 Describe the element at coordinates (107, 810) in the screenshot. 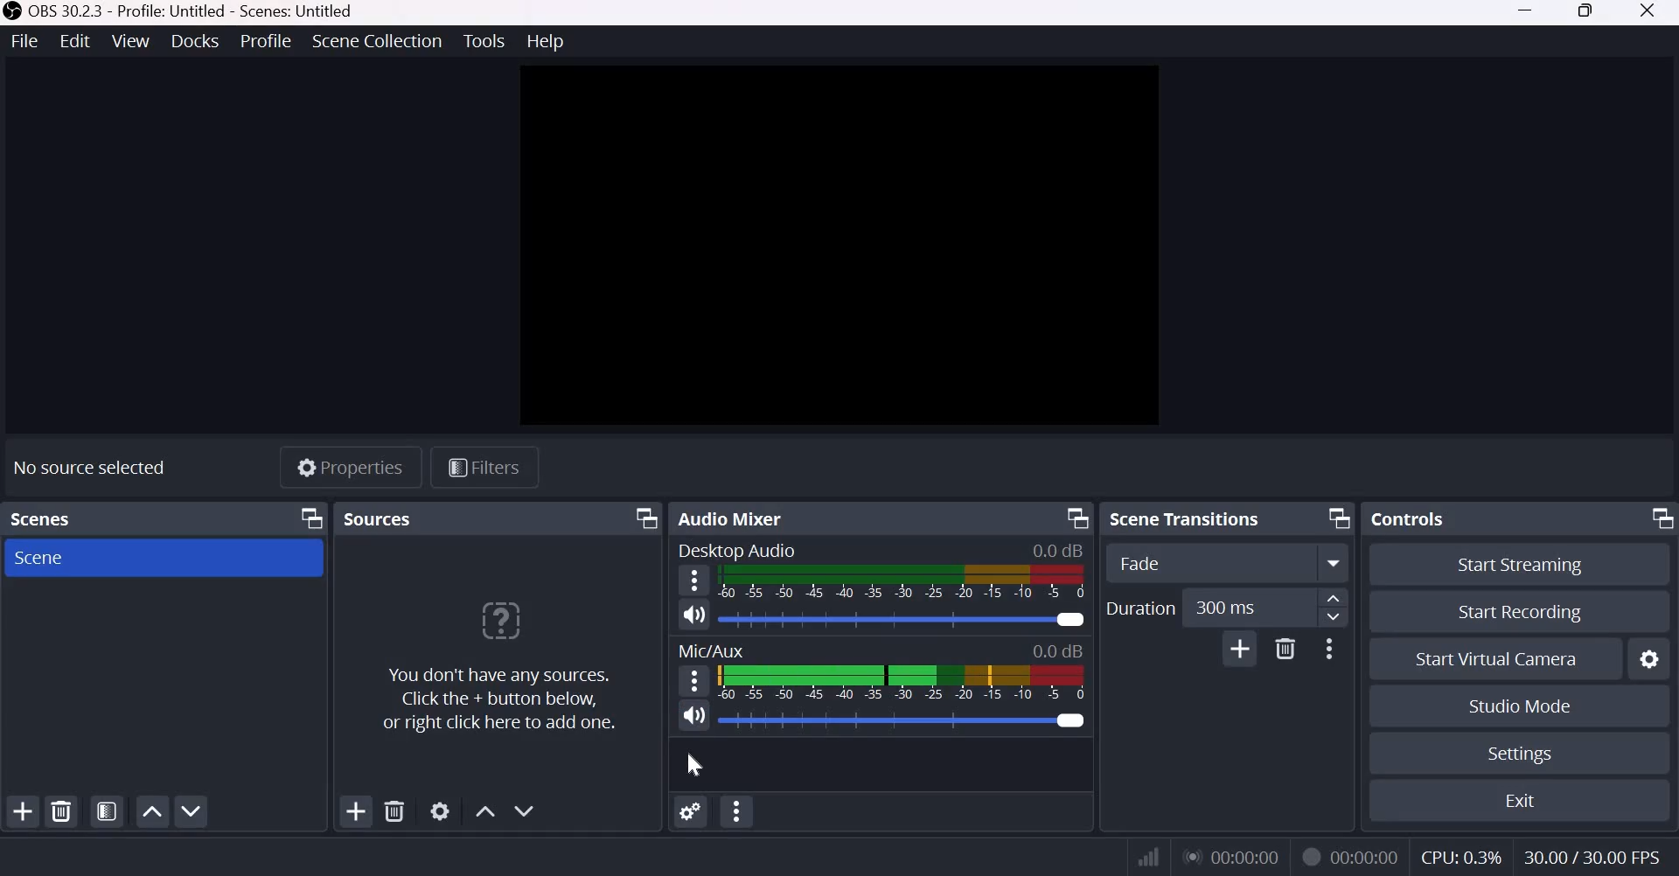

I see `Open scene filters` at that location.